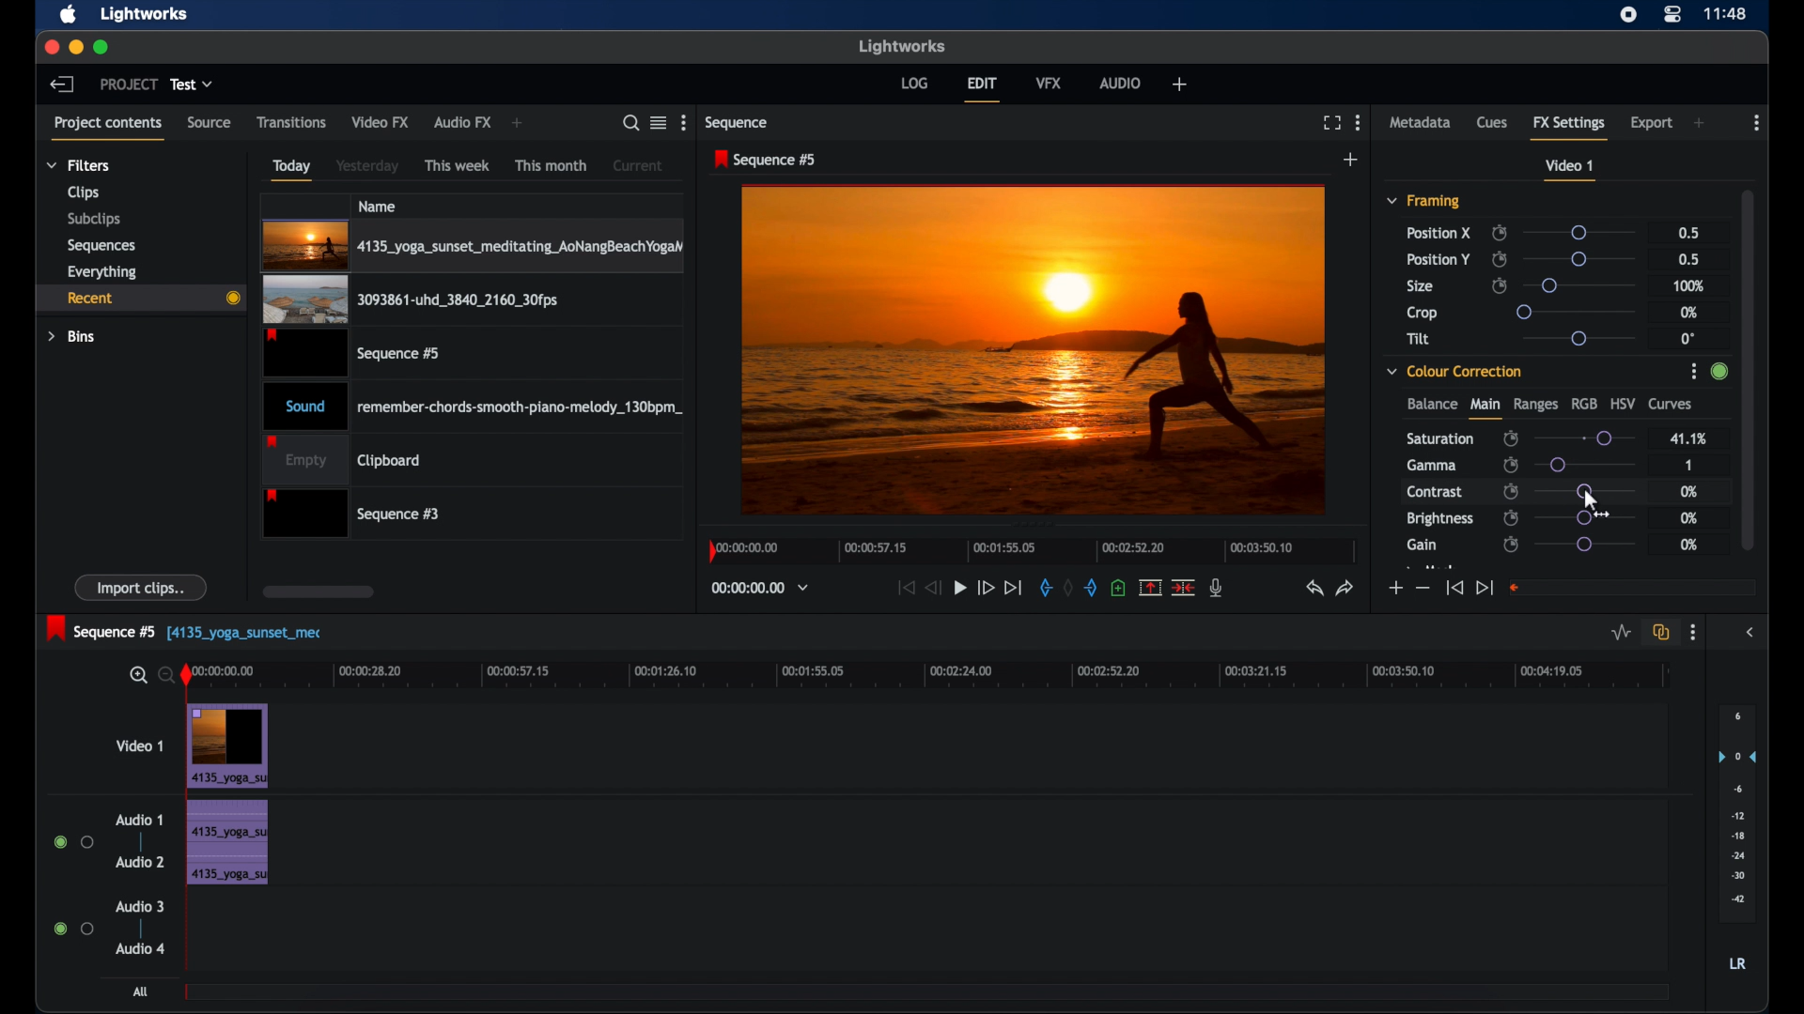 Image resolution: width=1804 pixels, height=1014 pixels. Describe the element at coordinates (367, 166) in the screenshot. I see `yesterday` at that location.